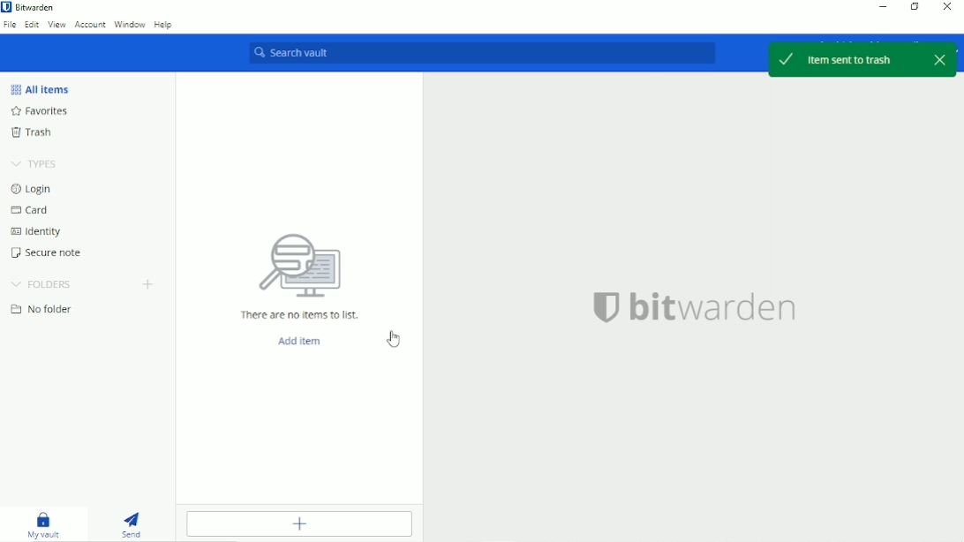 This screenshot has width=964, height=542. Describe the element at coordinates (305, 265) in the screenshot. I see `search logo` at that location.